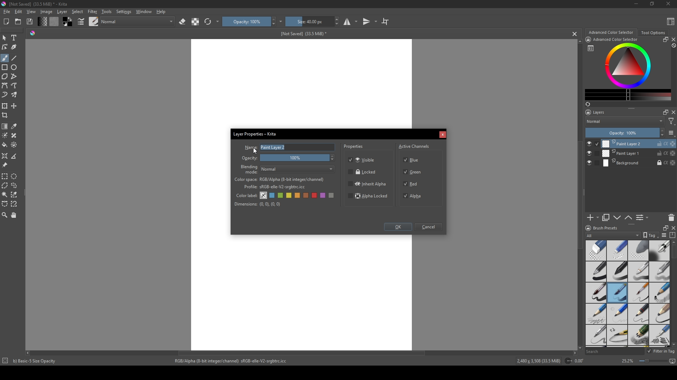  Describe the element at coordinates (616, 40) in the screenshot. I see `Advanced Color Selector` at that location.